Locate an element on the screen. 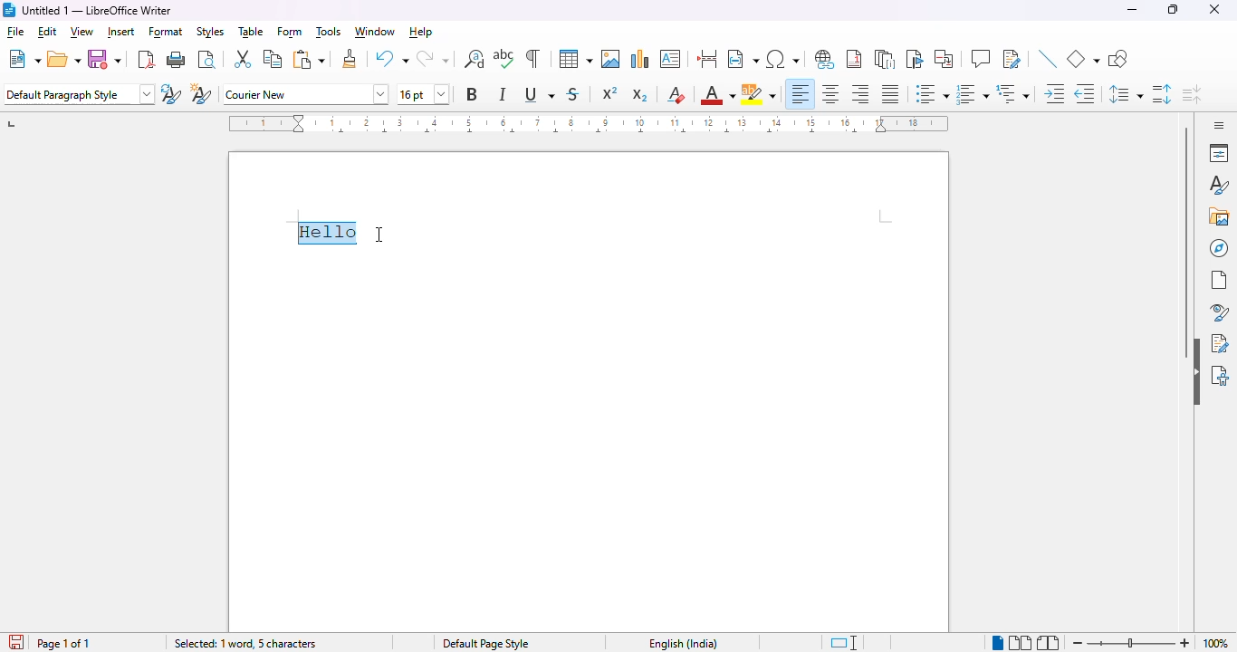 This screenshot has height=652, width=1237. insert page break is located at coordinates (706, 58).